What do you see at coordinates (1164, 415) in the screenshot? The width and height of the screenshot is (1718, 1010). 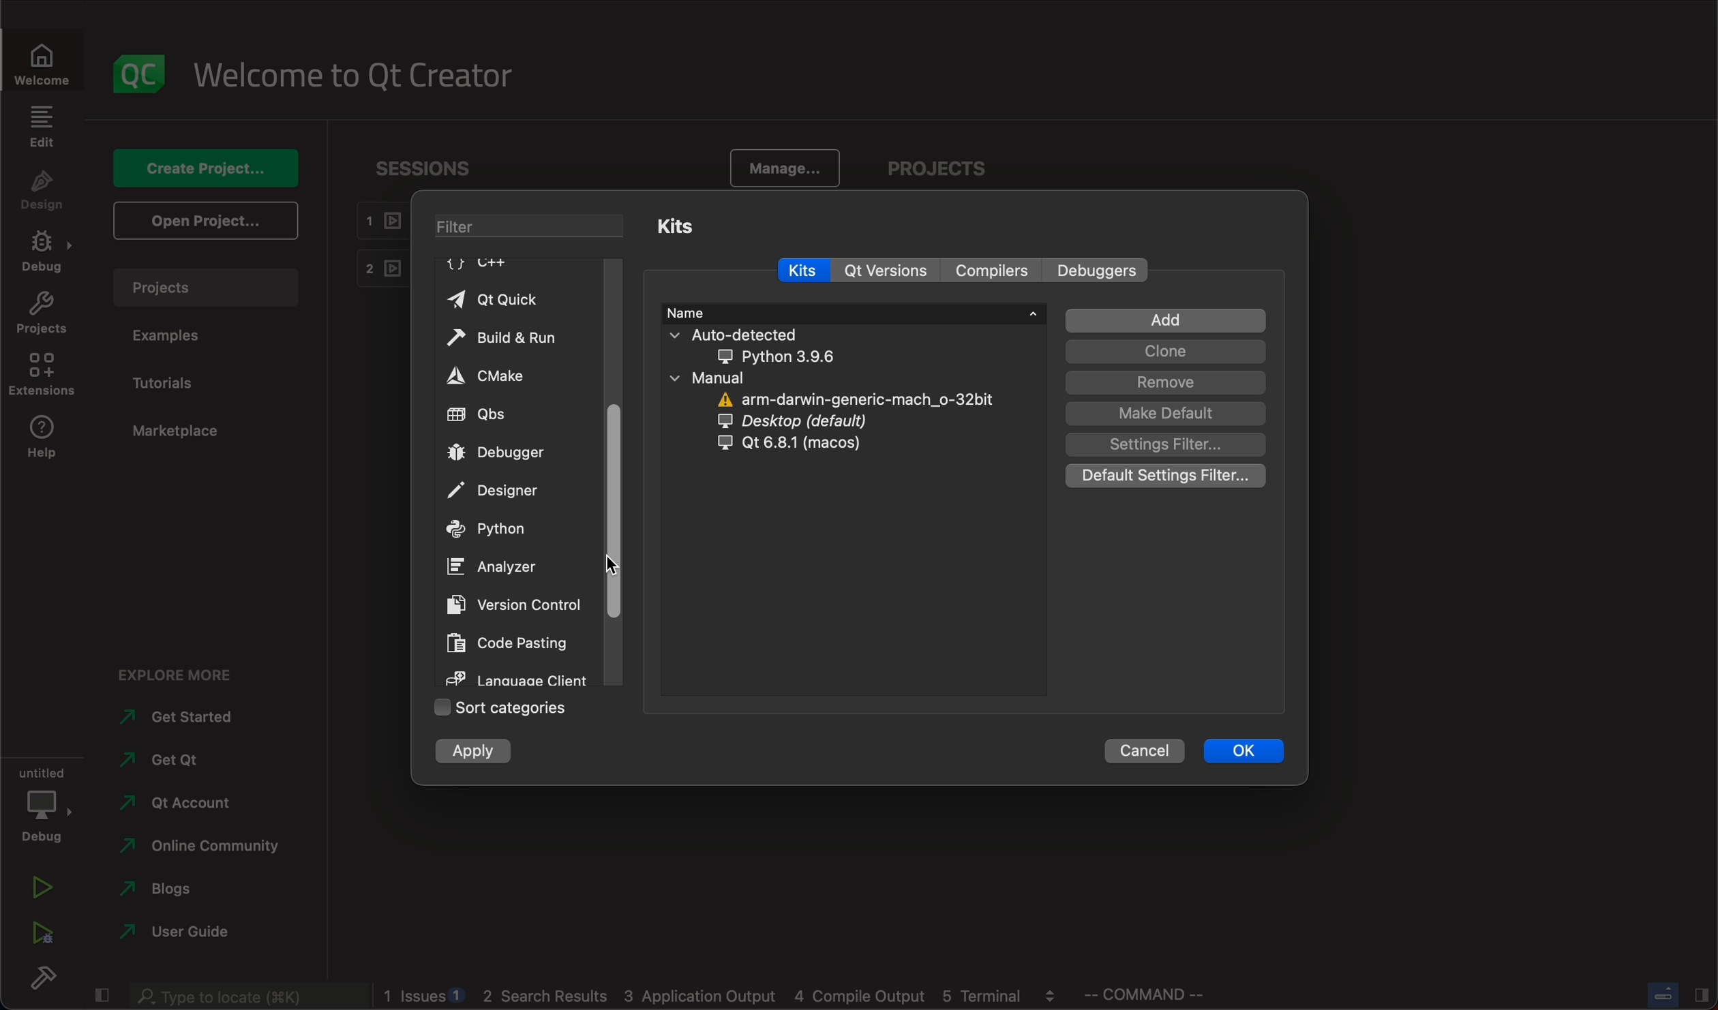 I see `make default` at bounding box center [1164, 415].